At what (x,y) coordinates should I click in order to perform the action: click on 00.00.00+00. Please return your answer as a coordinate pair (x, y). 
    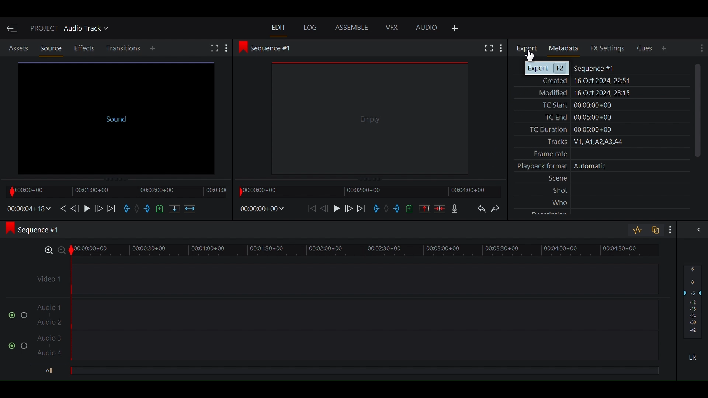
    Looking at the image, I should click on (262, 209).